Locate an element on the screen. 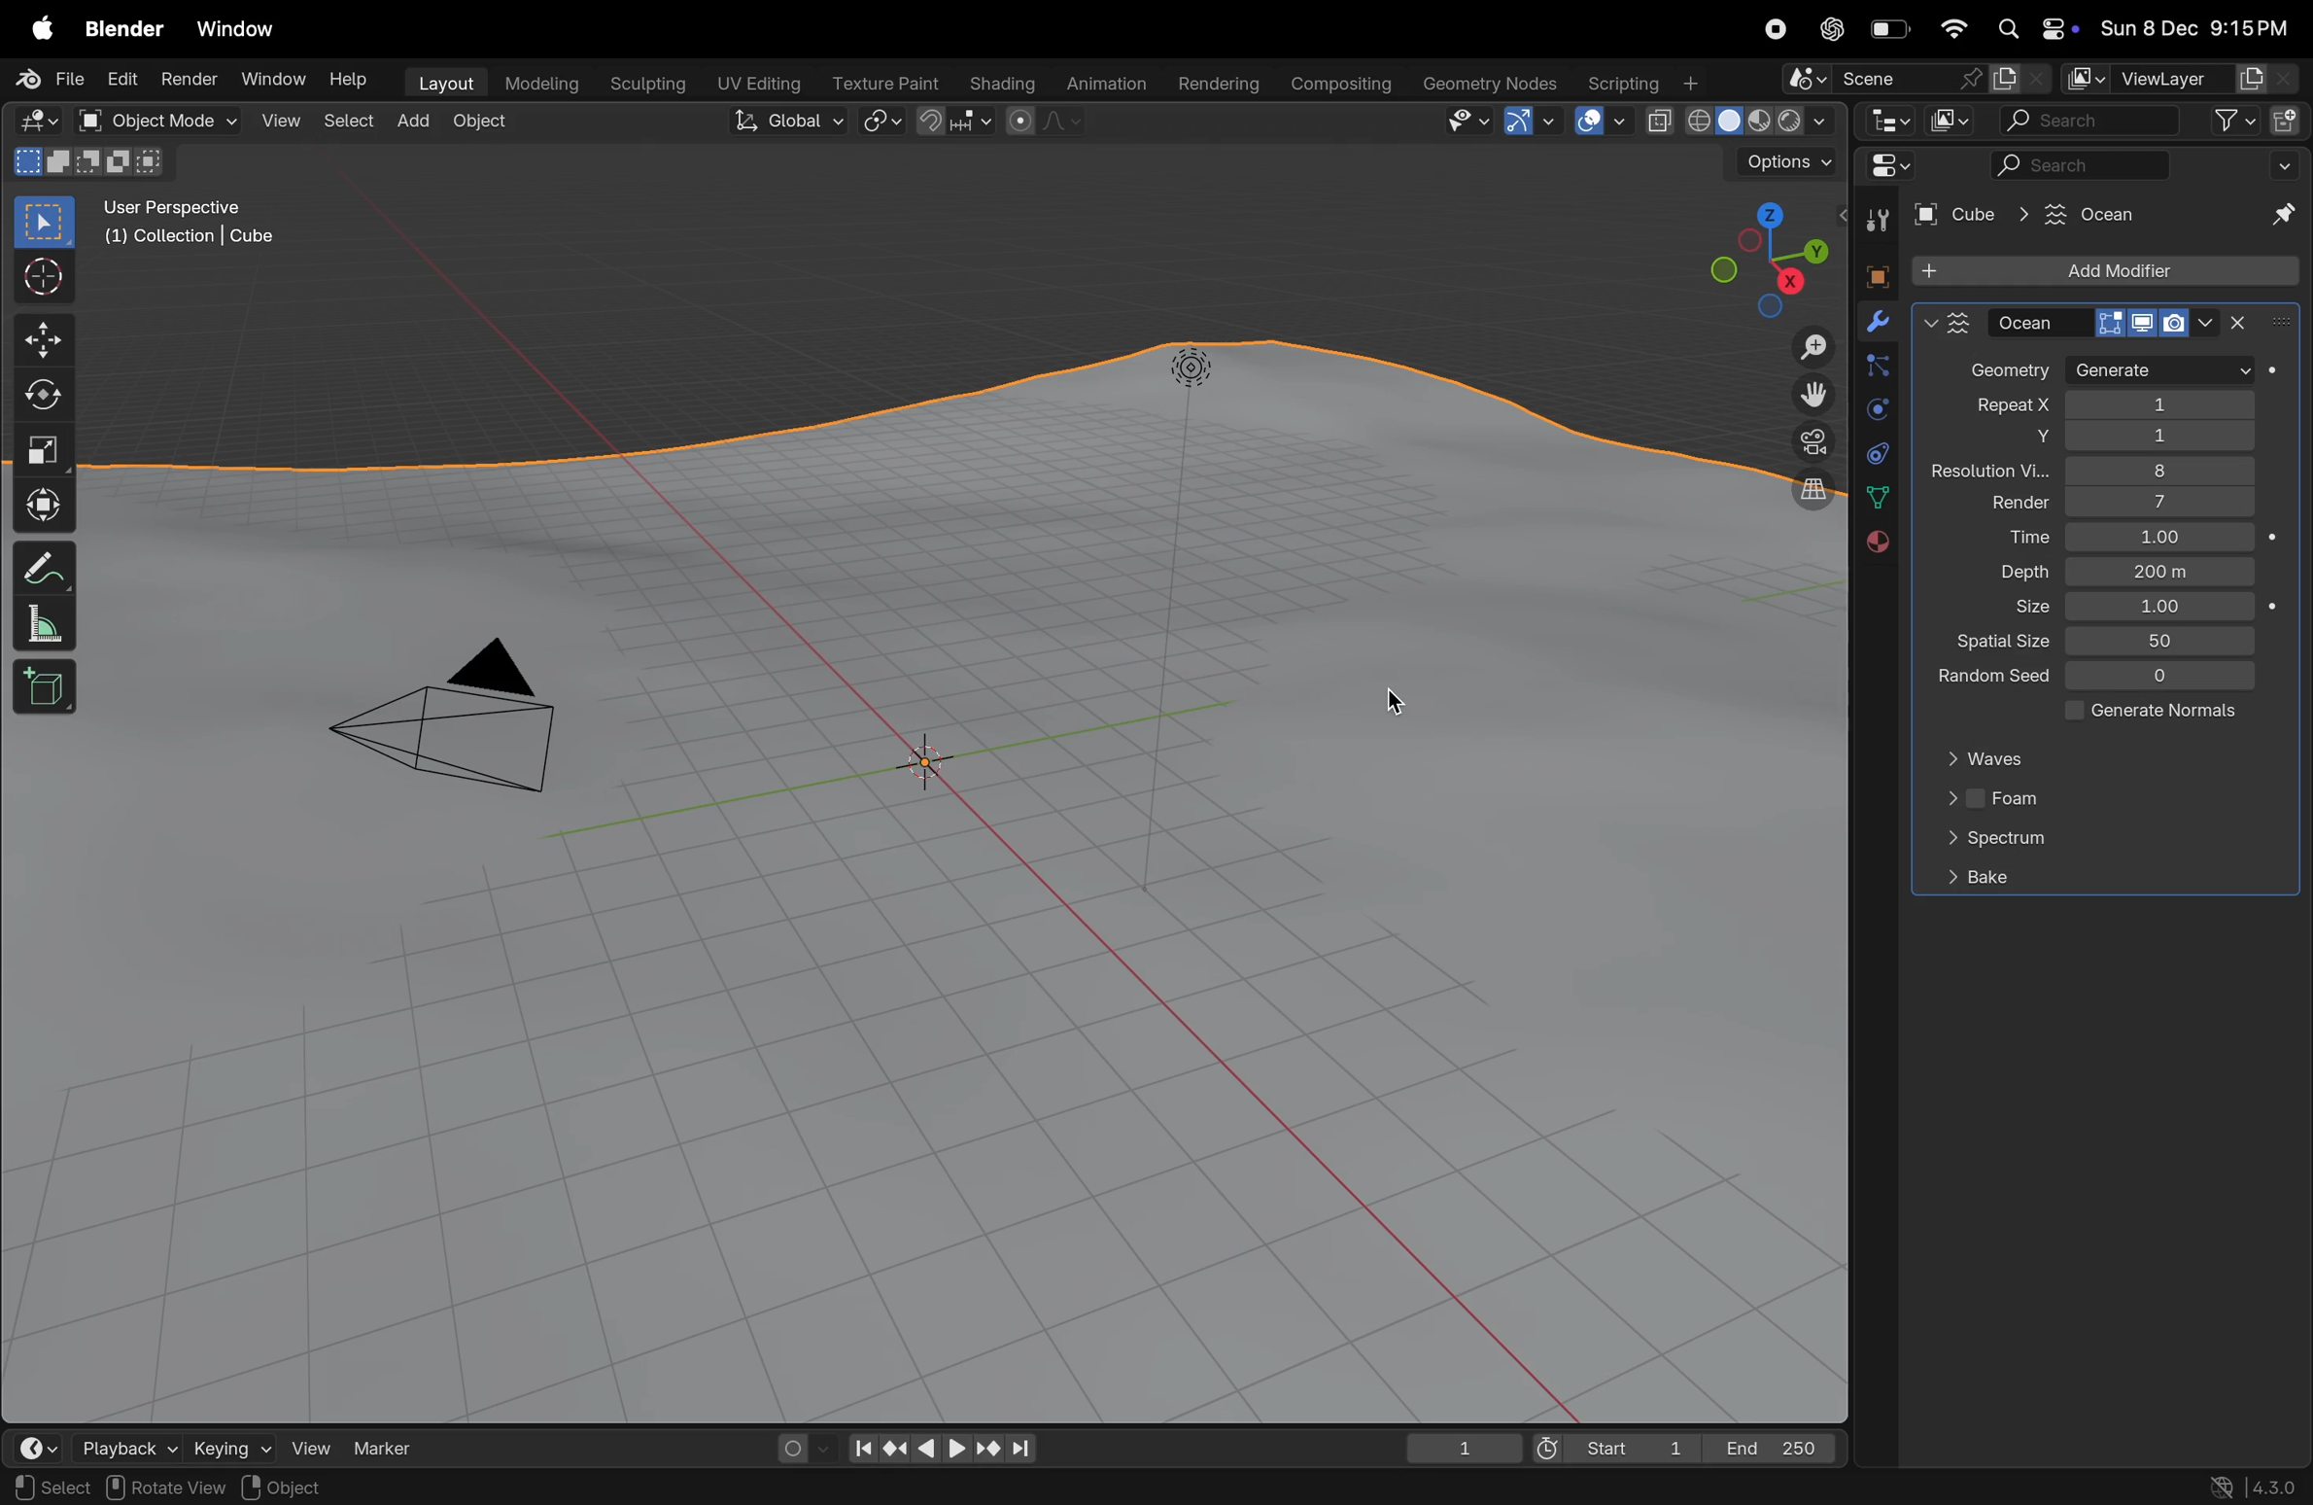 This screenshot has width=2313, height=1505. view layer is located at coordinates (2176, 80).